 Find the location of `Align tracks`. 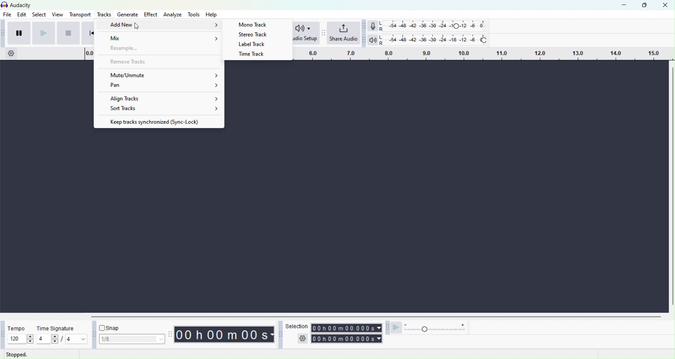

Align tracks is located at coordinates (160, 98).